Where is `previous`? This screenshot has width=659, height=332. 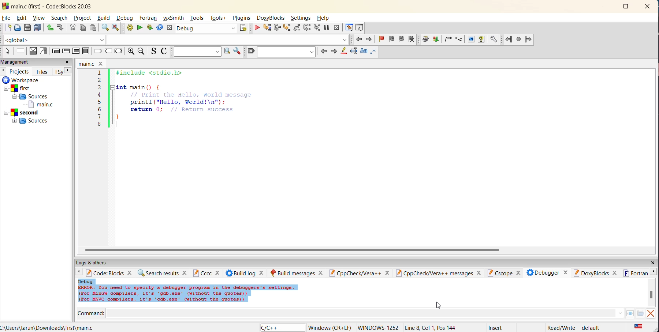 previous is located at coordinates (324, 52).